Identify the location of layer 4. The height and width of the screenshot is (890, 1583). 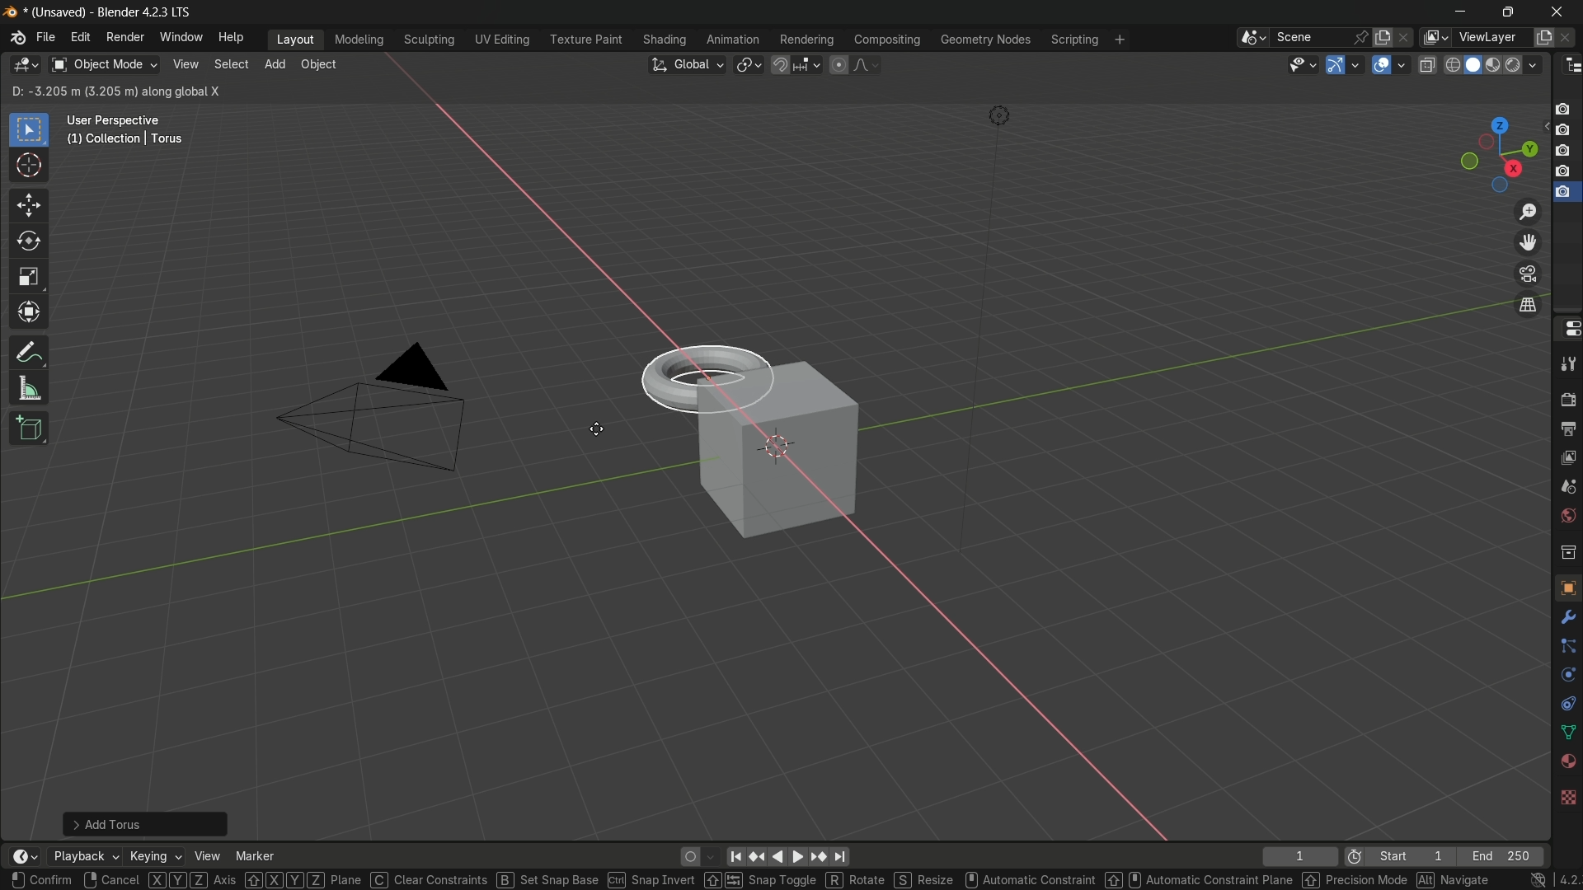
(1565, 171).